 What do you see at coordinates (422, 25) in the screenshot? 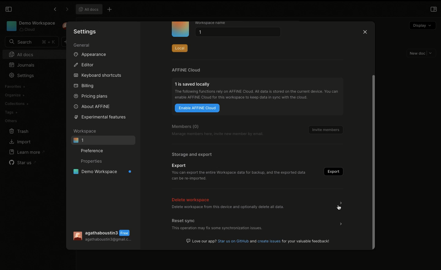
I see `Display` at bounding box center [422, 25].